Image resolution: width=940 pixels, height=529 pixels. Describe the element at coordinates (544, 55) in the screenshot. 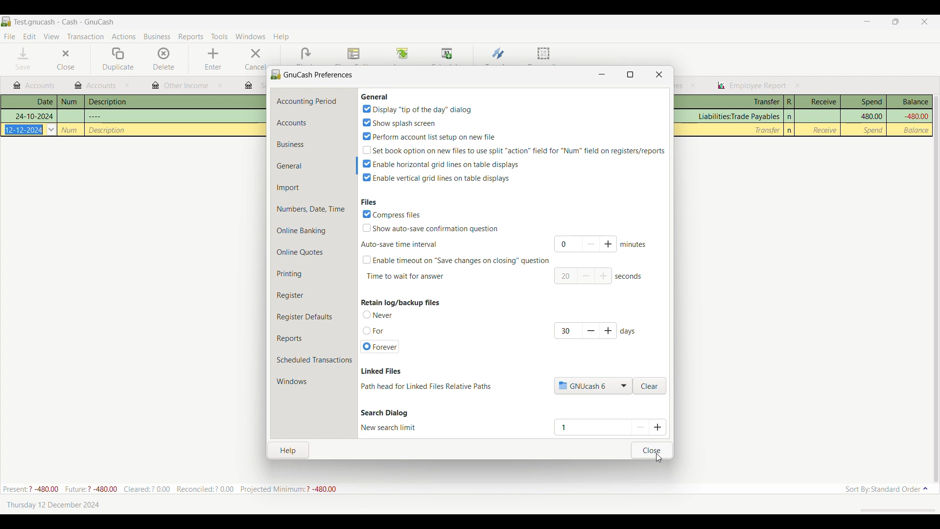

I see `Reconcile` at that location.